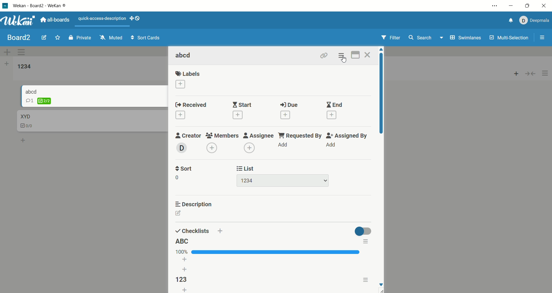 This screenshot has height=293, width=552. Describe the element at coordinates (31, 101) in the screenshot. I see `comment` at that location.